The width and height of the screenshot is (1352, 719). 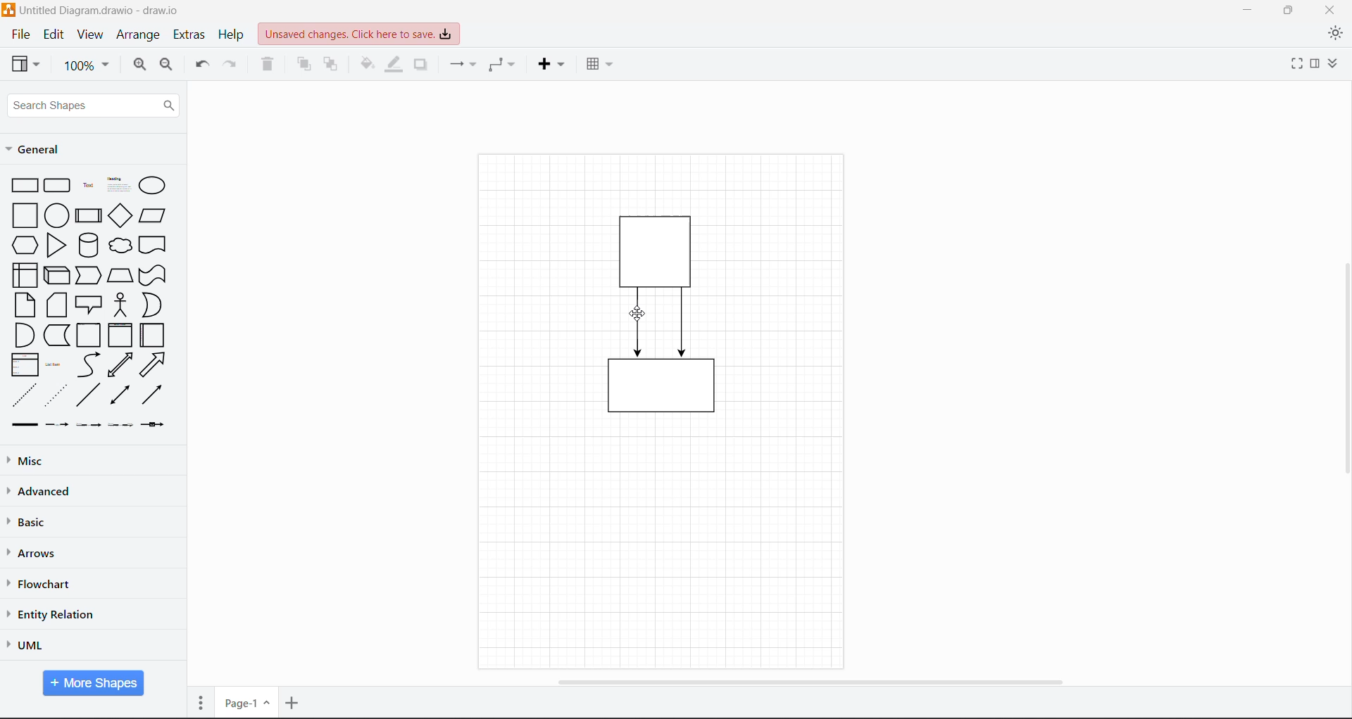 I want to click on Container, so click(x=120, y=335).